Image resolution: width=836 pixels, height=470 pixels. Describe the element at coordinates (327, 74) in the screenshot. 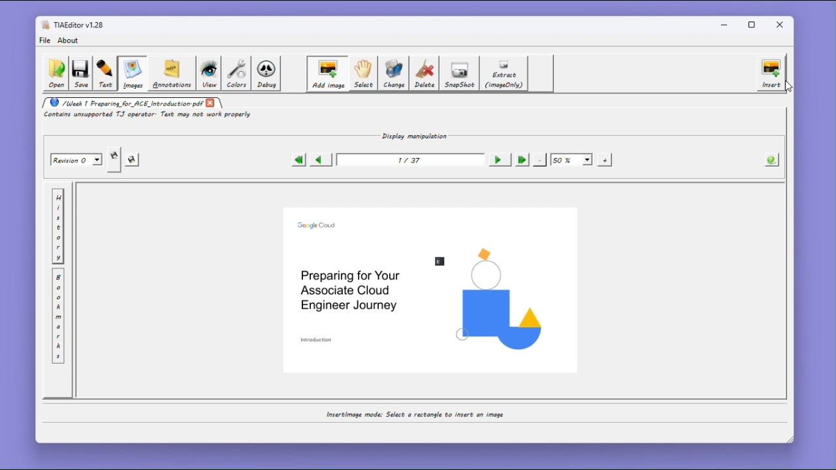

I see `Add image` at that location.